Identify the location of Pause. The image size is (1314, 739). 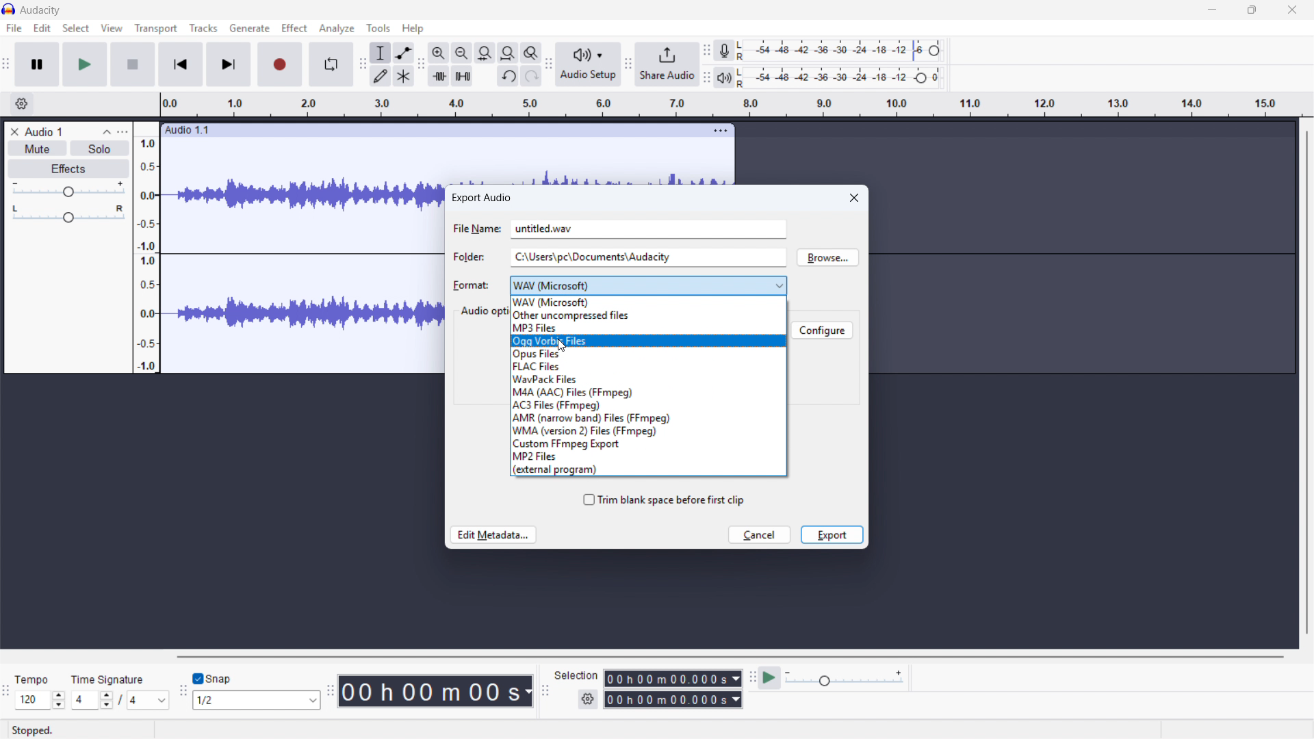
(37, 64).